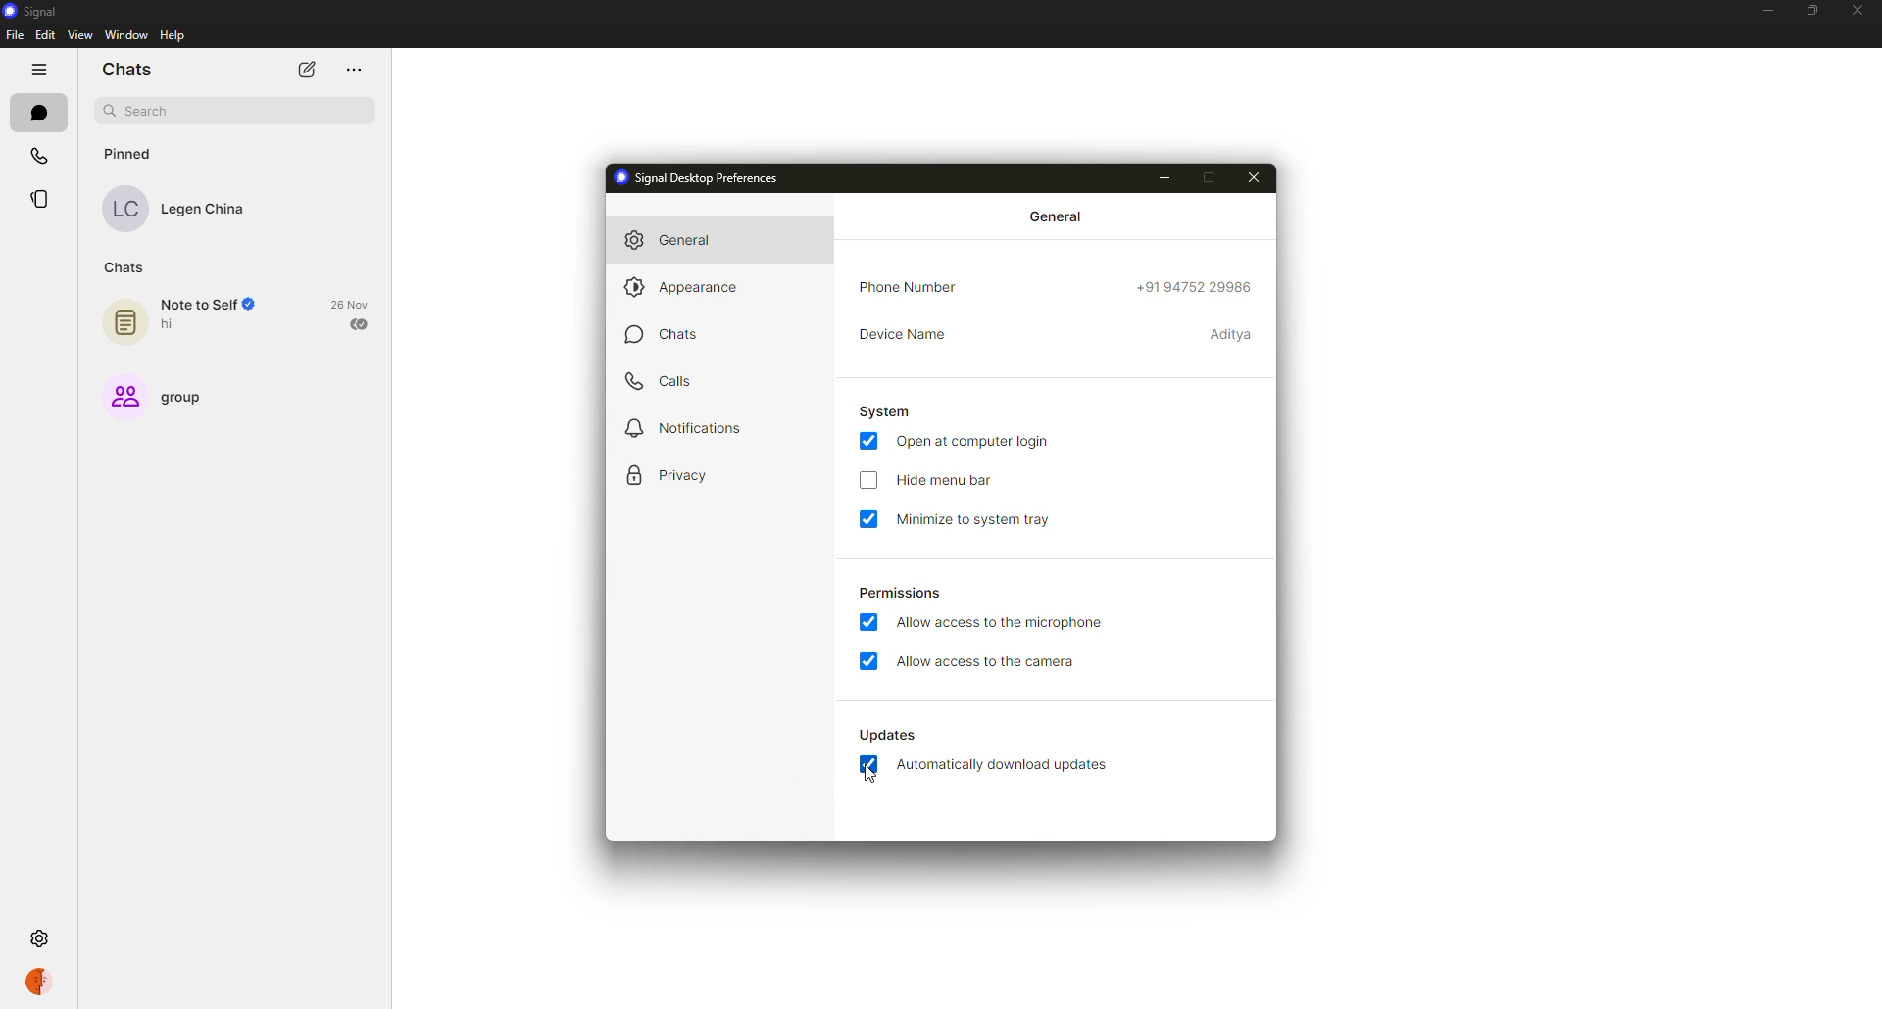 The width and height of the screenshot is (1882, 1009). I want to click on window, so click(125, 33).